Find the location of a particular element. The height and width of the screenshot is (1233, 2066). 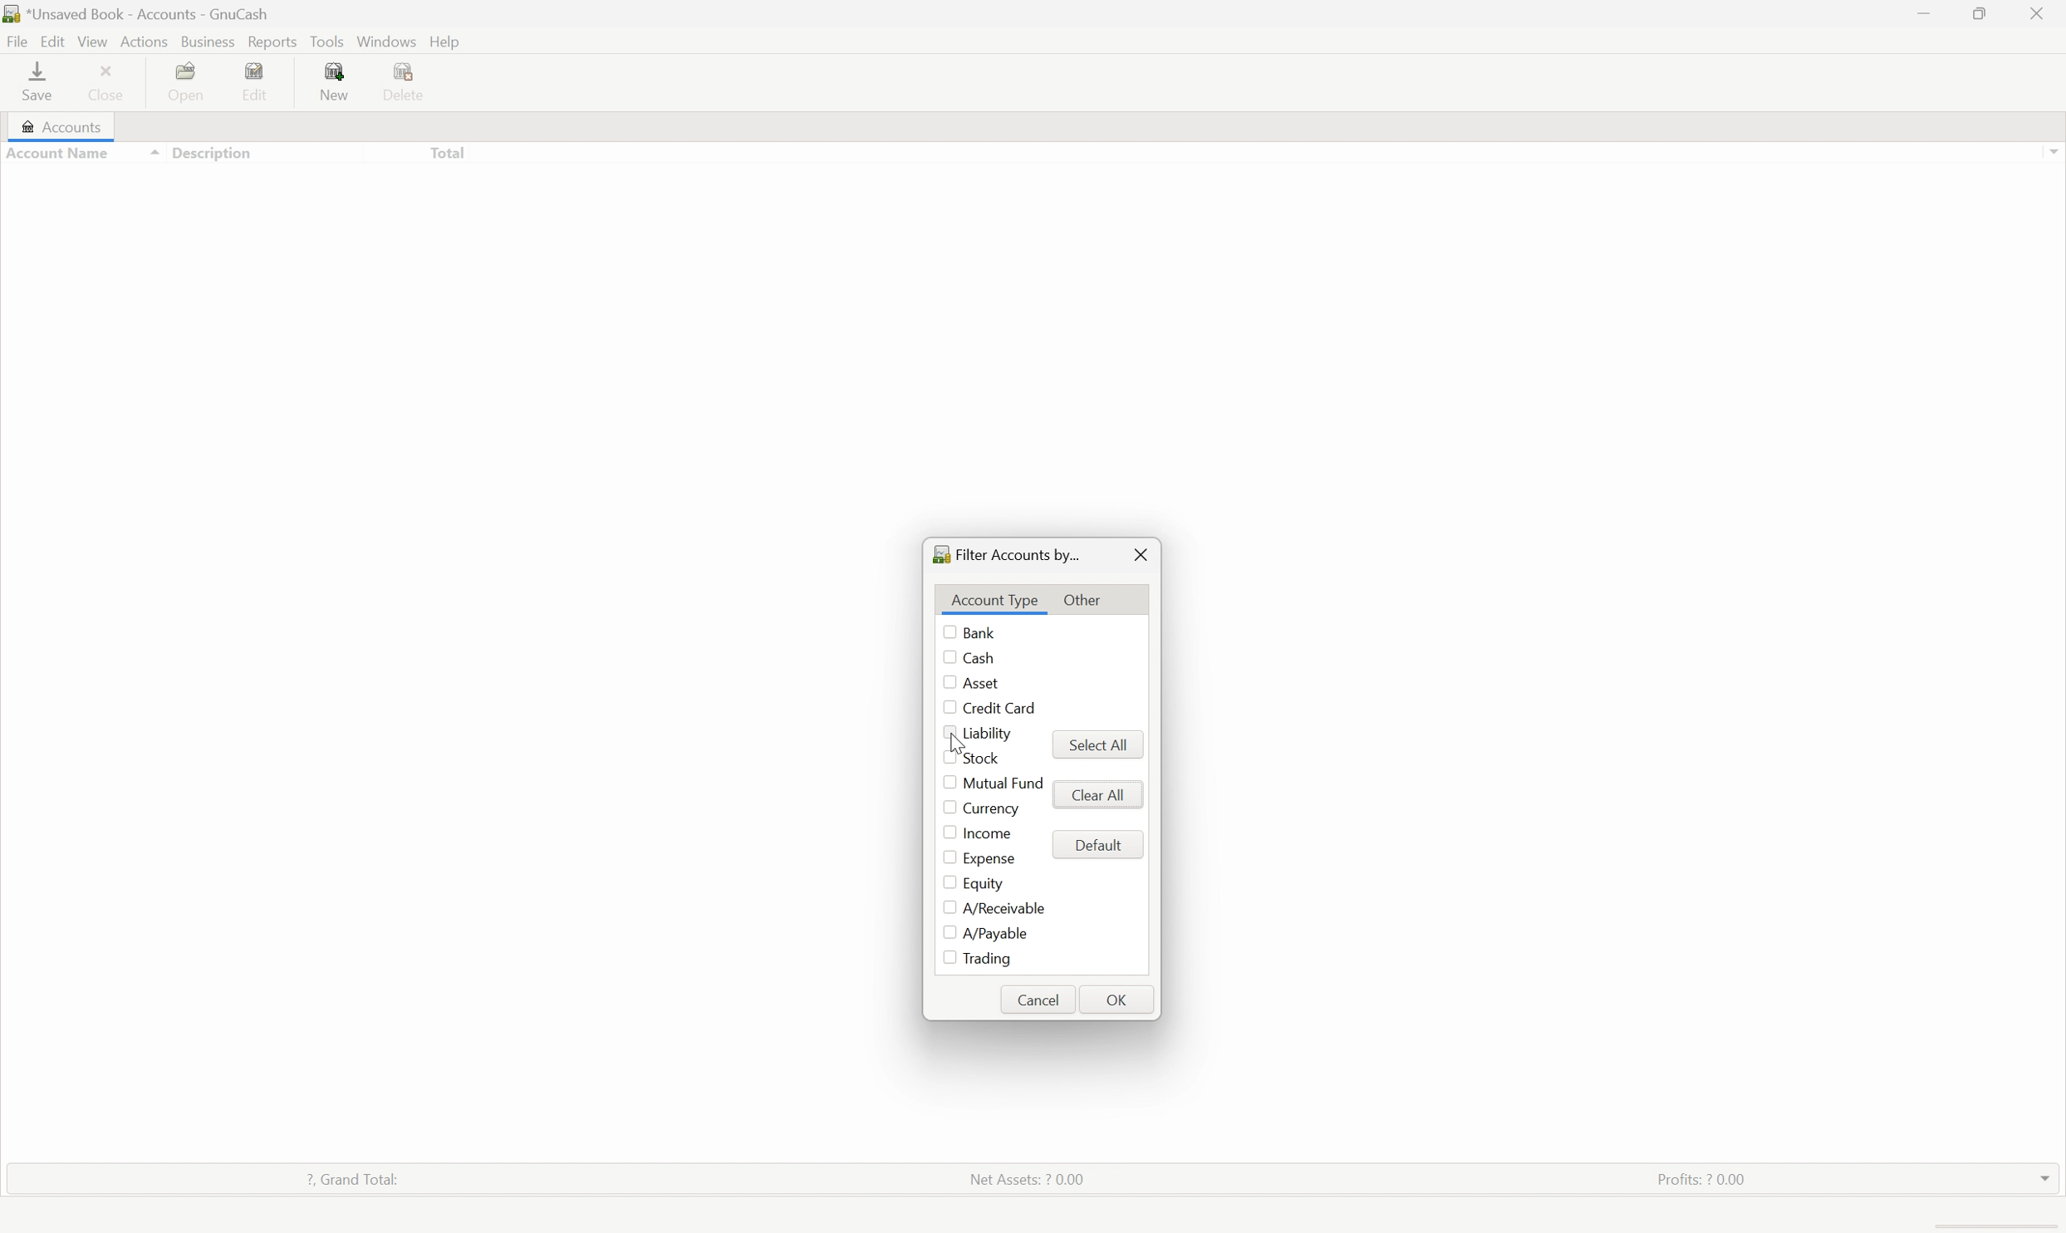

OK is located at coordinates (1118, 998).